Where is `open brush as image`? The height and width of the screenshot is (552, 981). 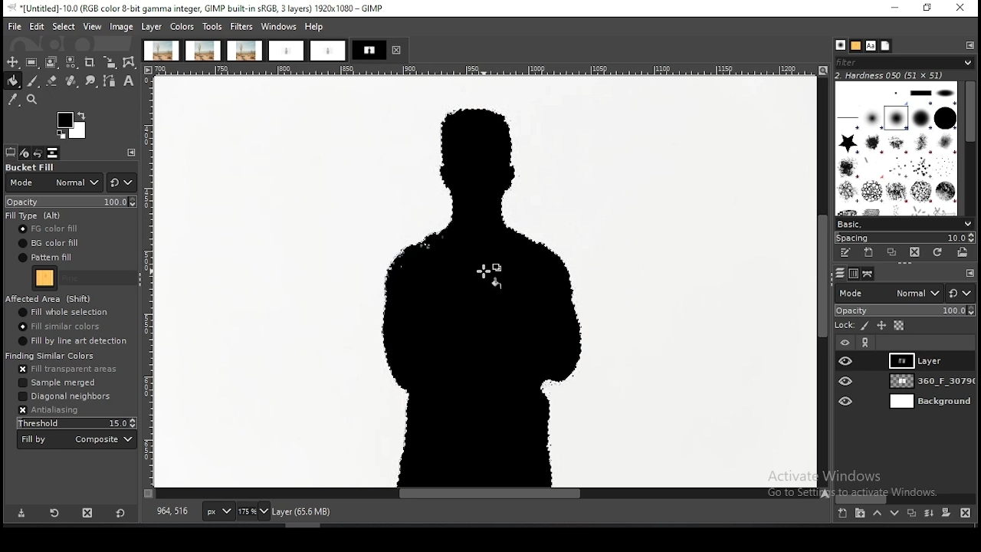 open brush as image is located at coordinates (962, 252).